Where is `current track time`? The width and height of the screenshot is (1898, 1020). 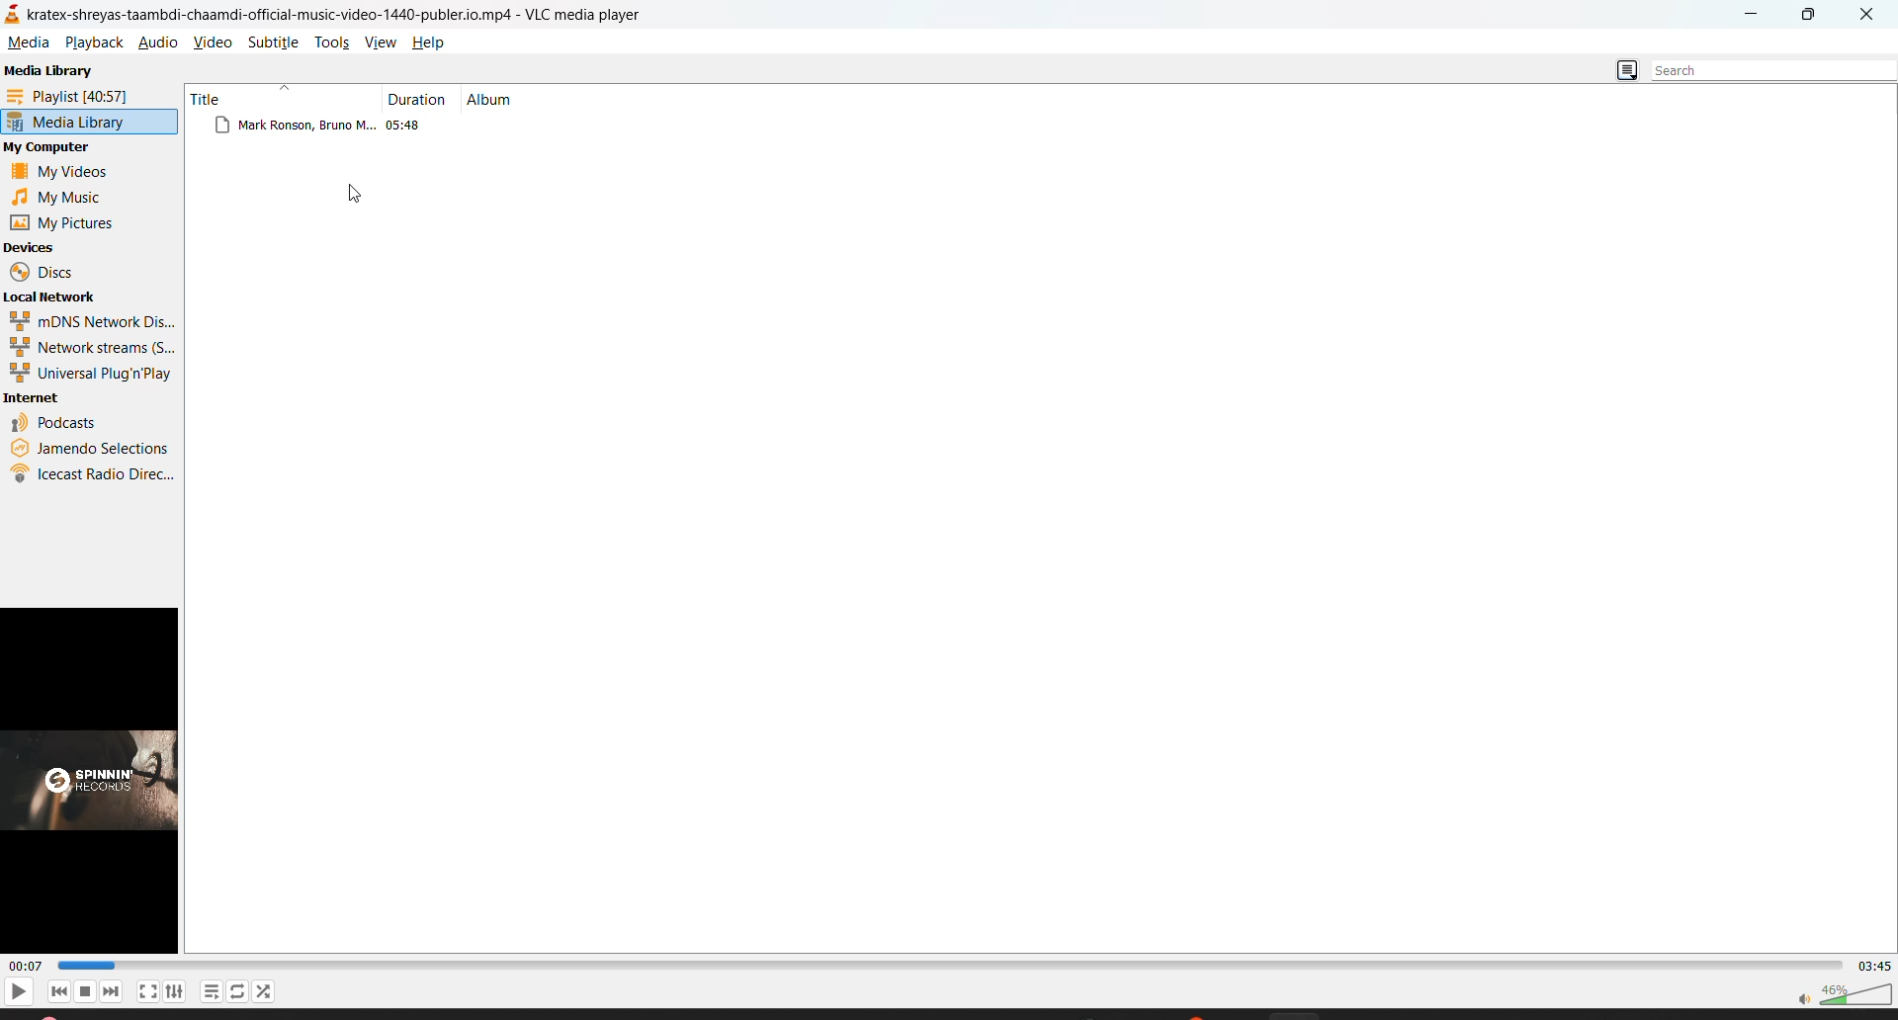
current track time is located at coordinates (30, 967).